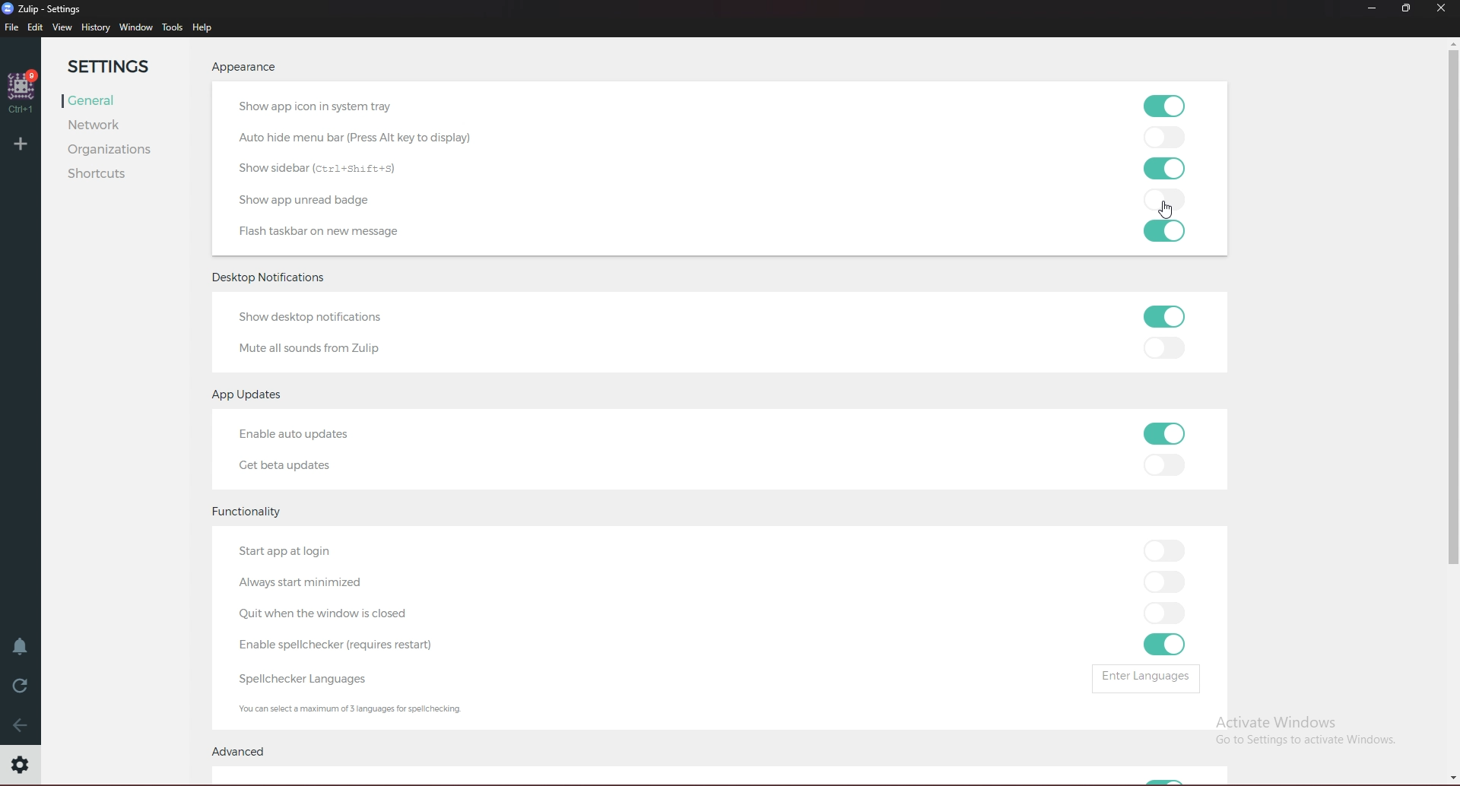 The height and width of the screenshot is (786, 1460). What do you see at coordinates (119, 65) in the screenshot?
I see `Settings` at bounding box center [119, 65].